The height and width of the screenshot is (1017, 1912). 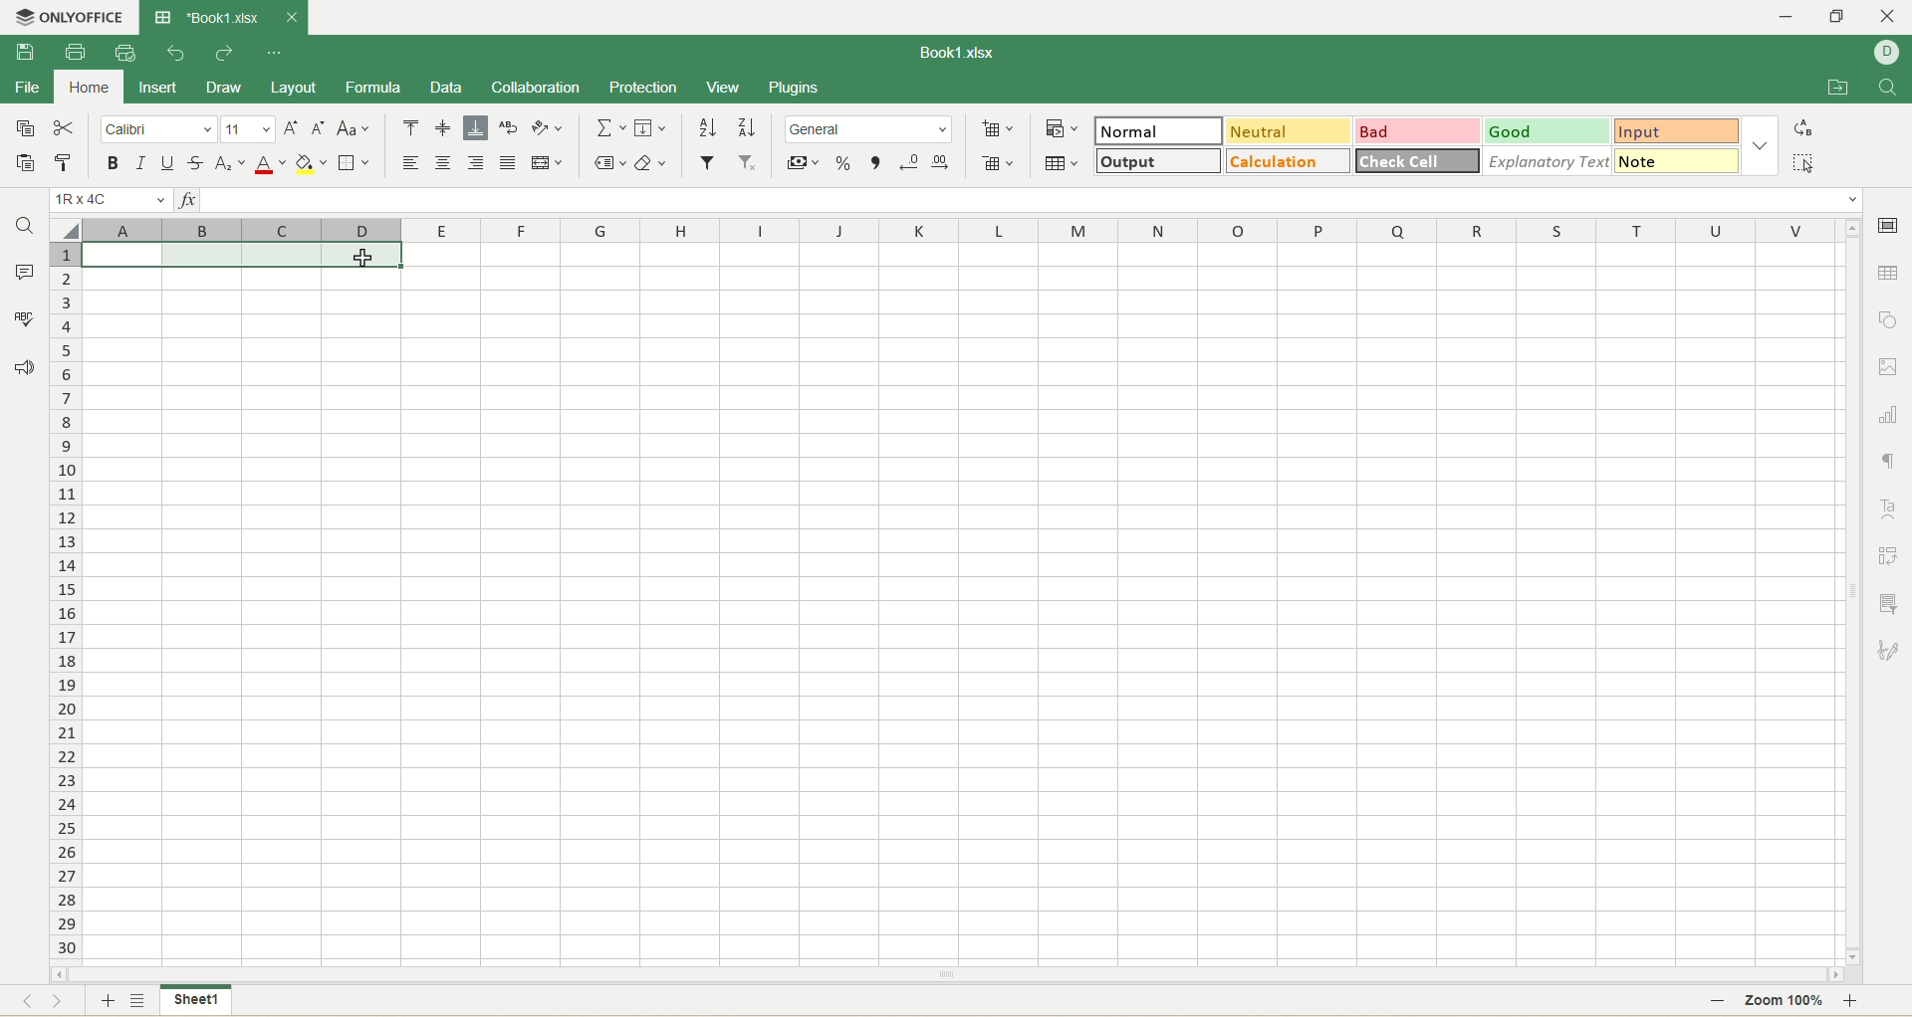 I want to click on open file location, so click(x=1835, y=88).